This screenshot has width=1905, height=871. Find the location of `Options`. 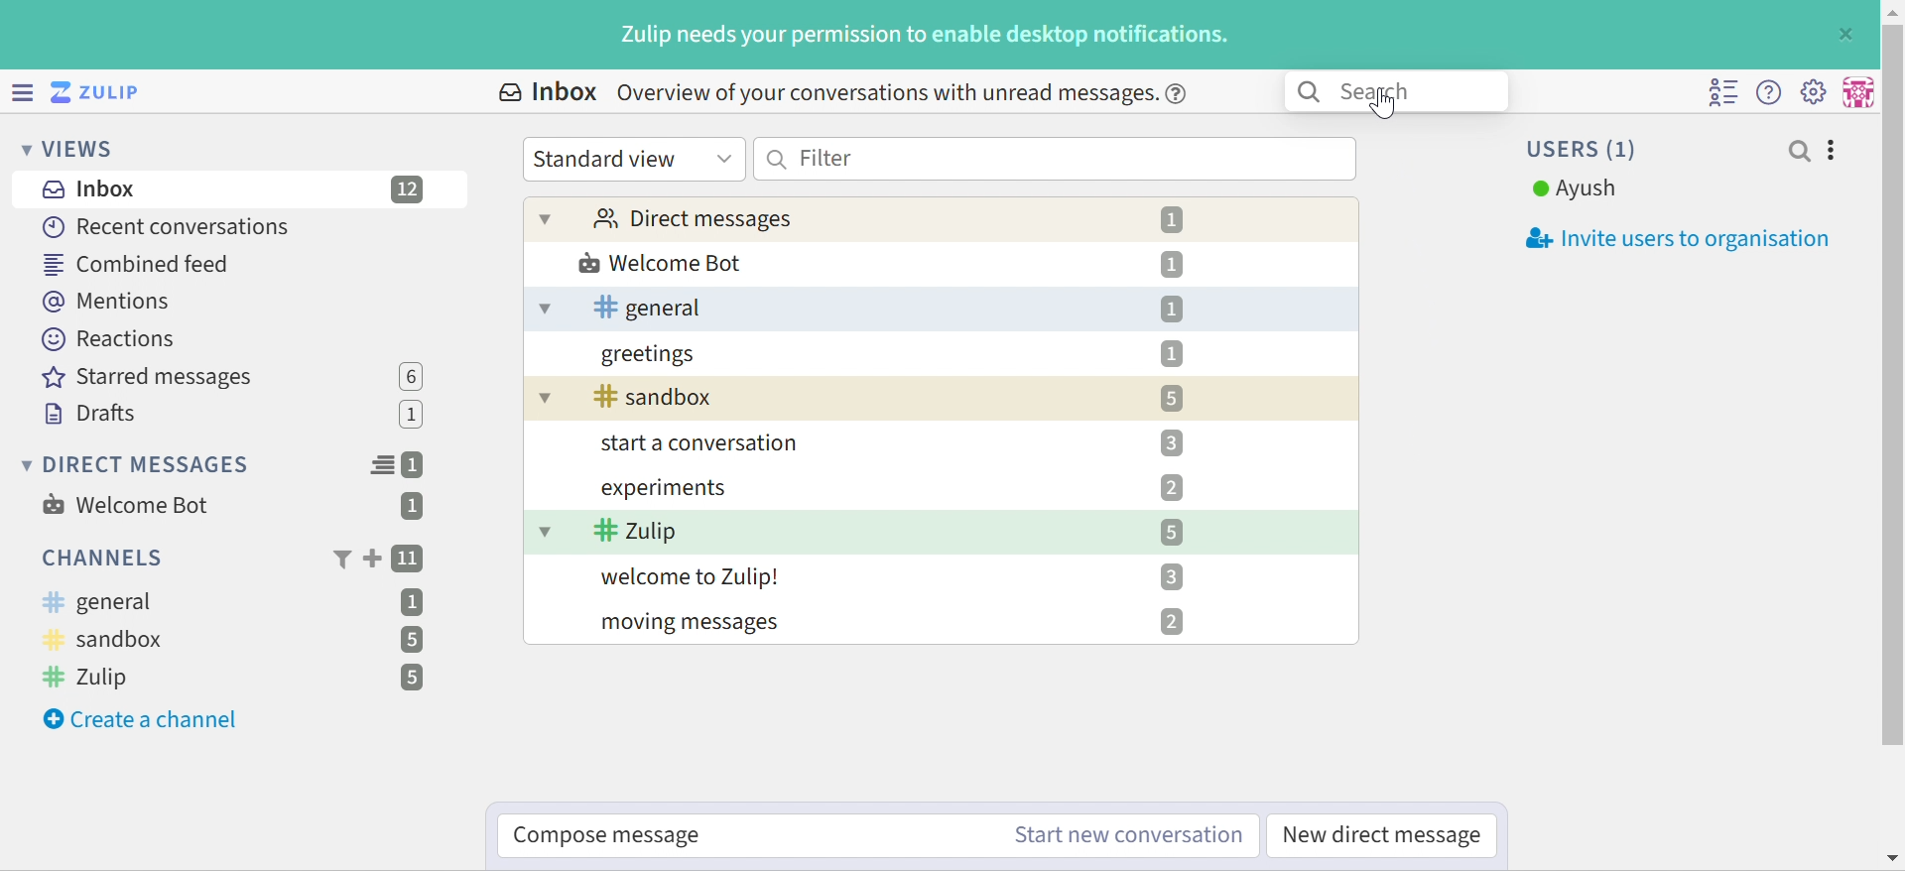

Options is located at coordinates (1833, 151).